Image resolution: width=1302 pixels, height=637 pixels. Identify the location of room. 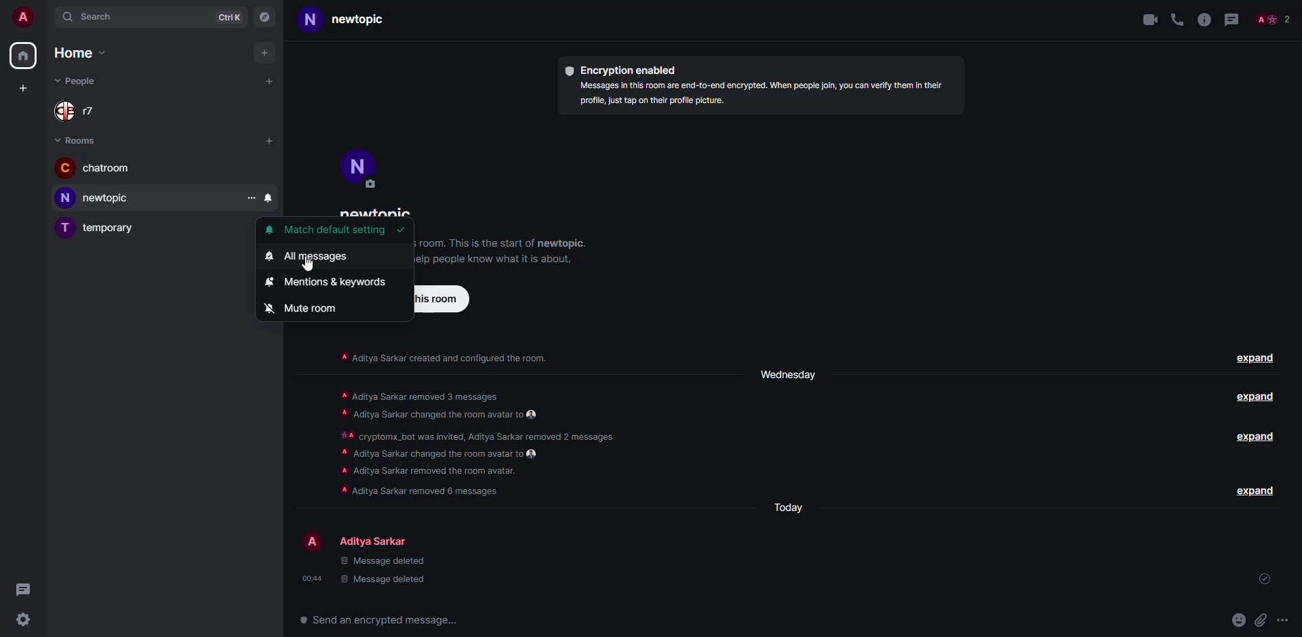
(95, 197).